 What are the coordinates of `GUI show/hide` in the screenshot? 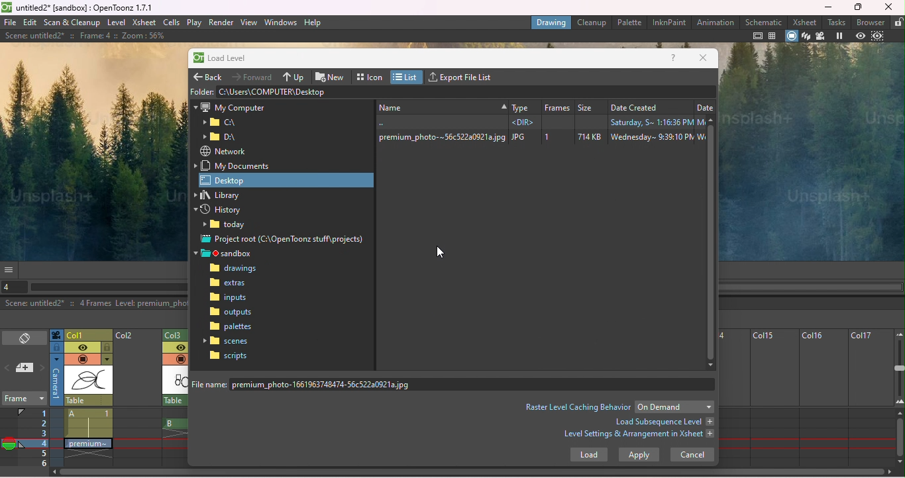 It's located at (10, 269).